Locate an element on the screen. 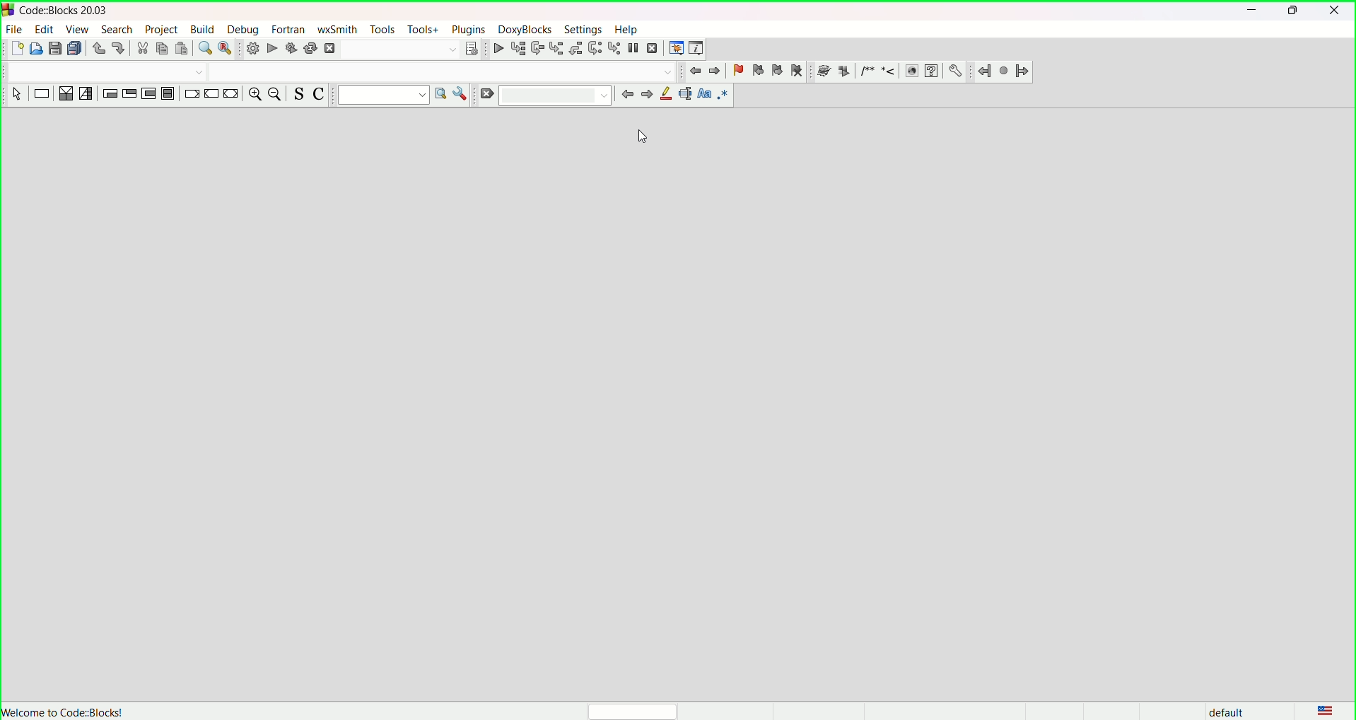  debug is located at coordinates (244, 29).